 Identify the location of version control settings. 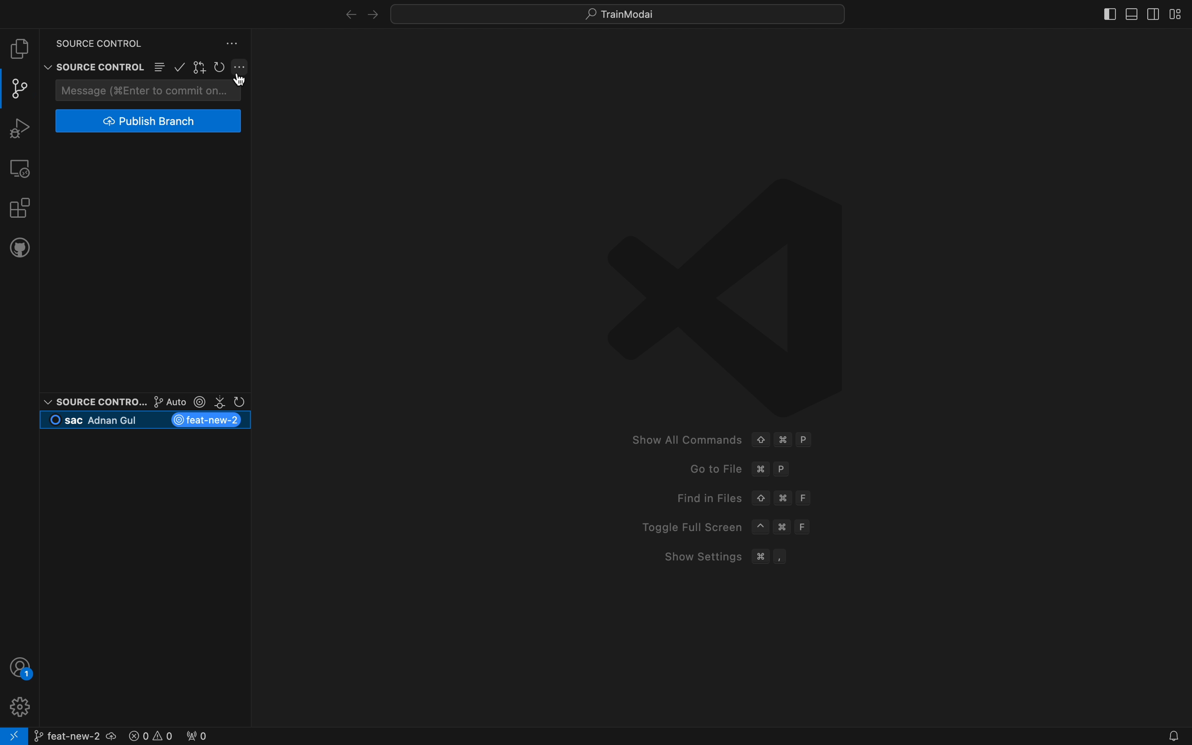
(233, 43).